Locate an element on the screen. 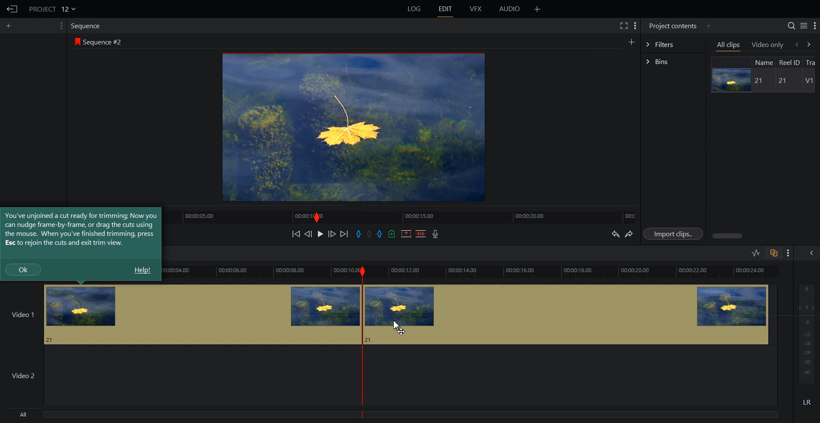 This screenshot has width=820, height=423. You've unjoined a cut ready for trimming; Now you
can nudge frame-by-frame, or drag the cuts using
the mouse. When you've finished trimming, press
Esc to rejoin the cuts and exit trim view. is located at coordinates (81, 229).